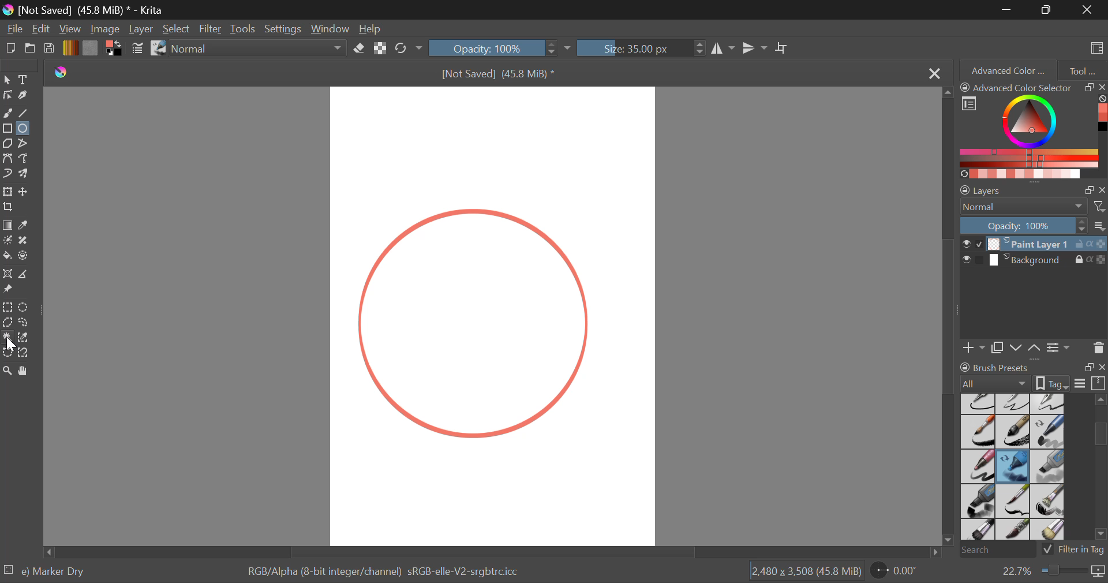 The width and height of the screenshot is (1108, 583). What do you see at coordinates (1083, 69) in the screenshot?
I see `Tool` at bounding box center [1083, 69].